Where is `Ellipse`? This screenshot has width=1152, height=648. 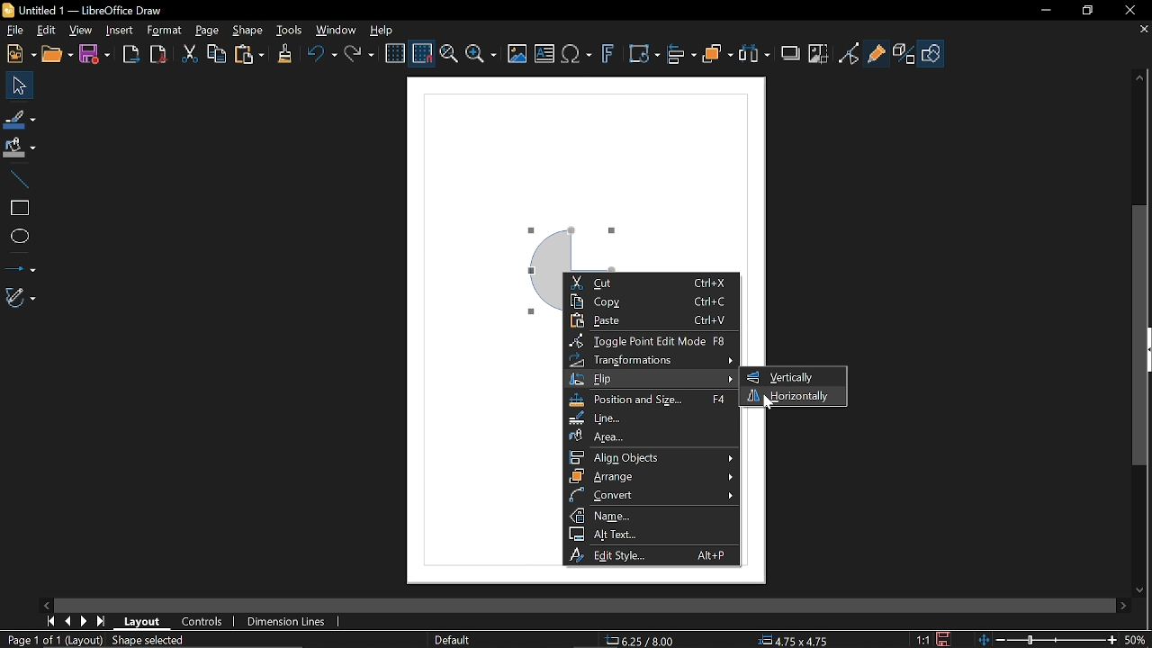
Ellipse is located at coordinates (19, 236).